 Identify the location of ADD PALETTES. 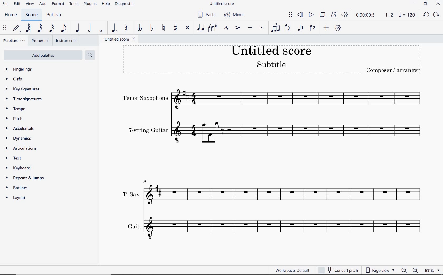
(43, 55).